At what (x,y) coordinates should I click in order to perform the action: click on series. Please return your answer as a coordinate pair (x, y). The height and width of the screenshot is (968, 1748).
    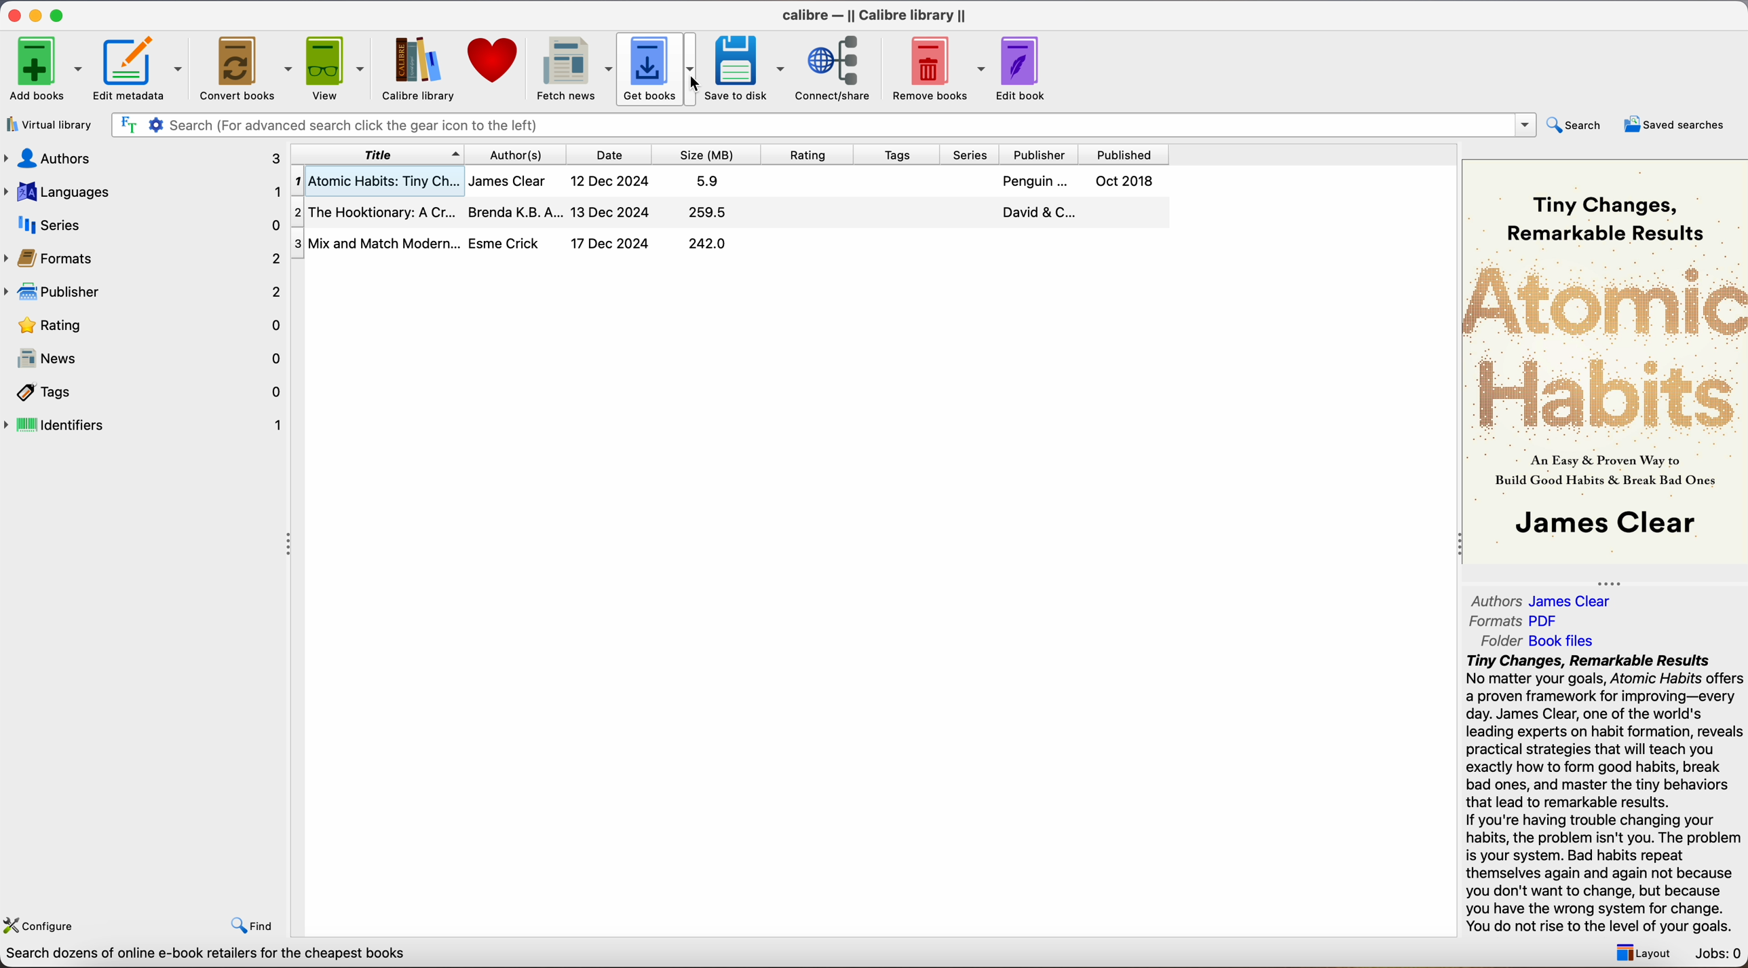
    Looking at the image, I should click on (145, 225).